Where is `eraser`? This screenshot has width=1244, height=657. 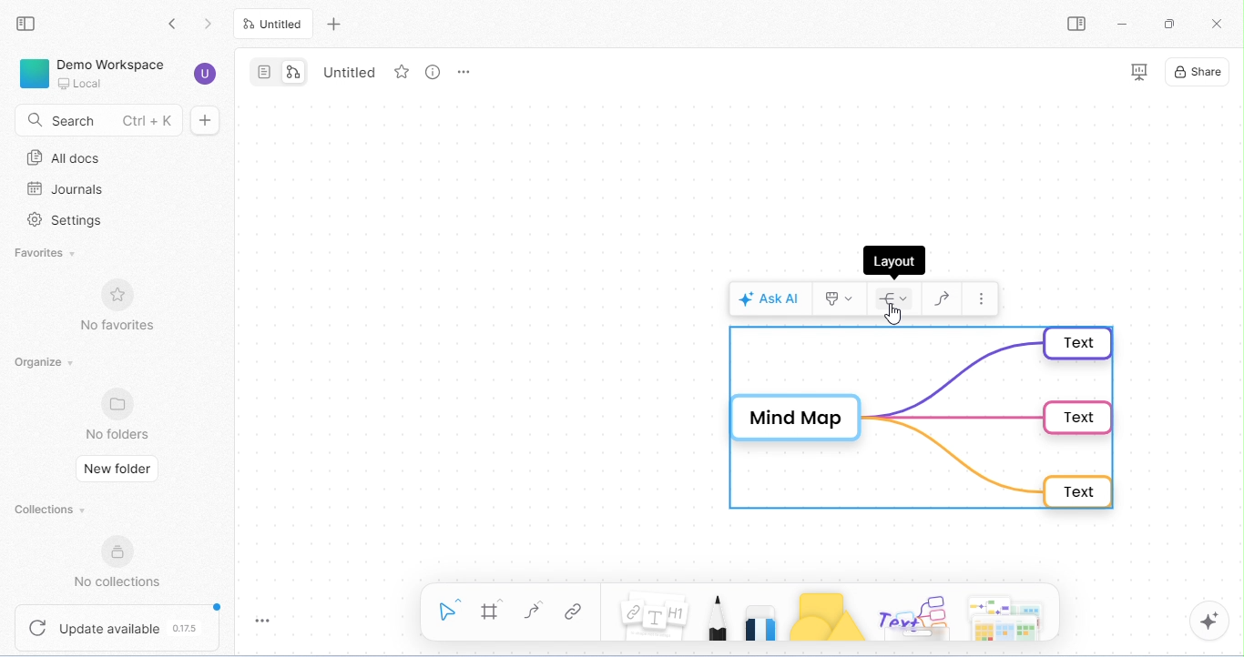 eraser is located at coordinates (761, 618).